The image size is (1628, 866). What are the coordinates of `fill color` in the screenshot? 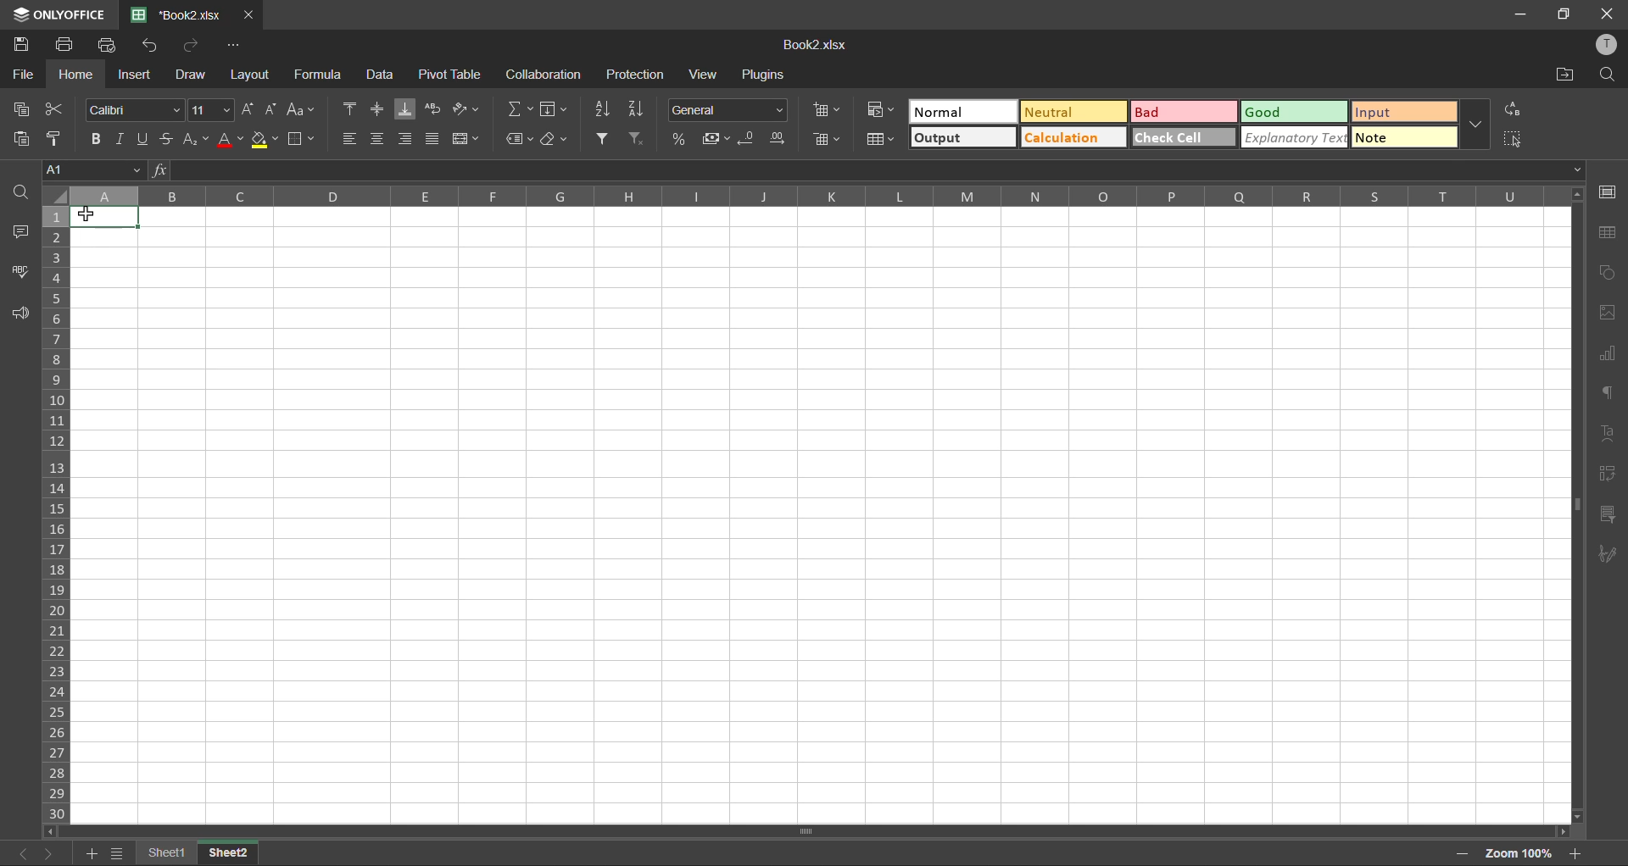 It's located at (266, 139).